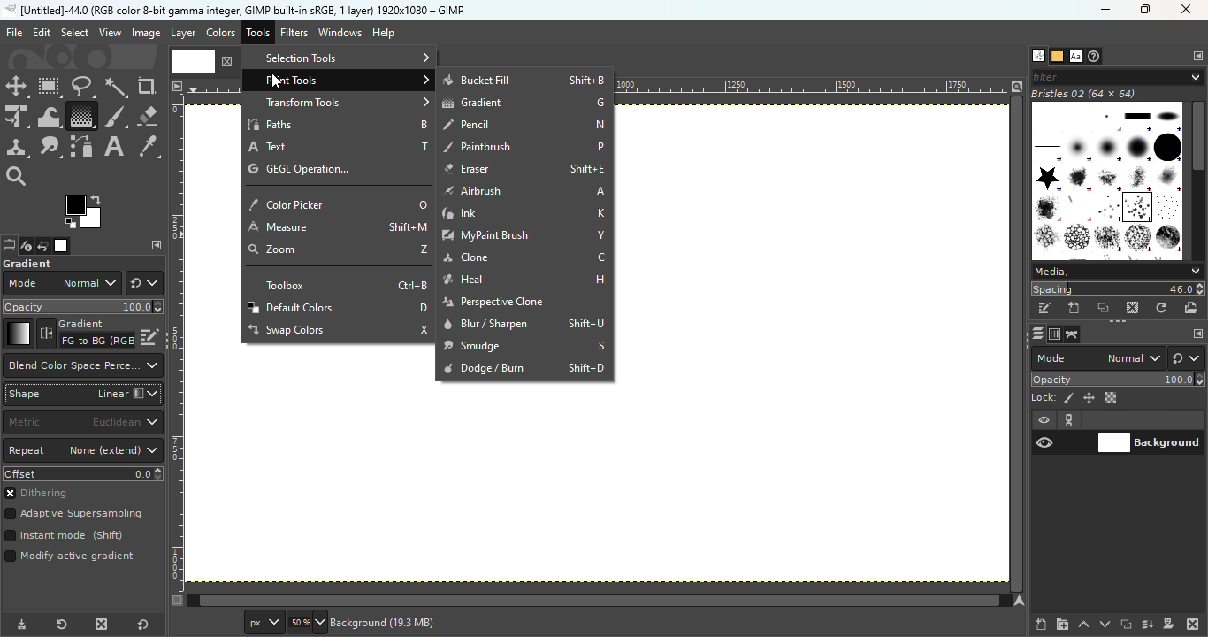  What do you see at coordinates (82, 423) in the screenshot?
I see `Matric to the use for the distance calculation` at bounding box center [82, 423].